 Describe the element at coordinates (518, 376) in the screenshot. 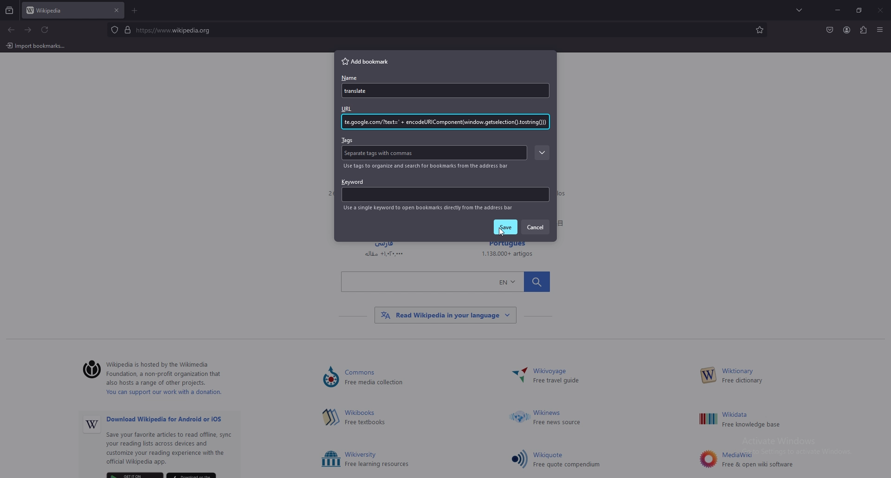

I see `` at that location.